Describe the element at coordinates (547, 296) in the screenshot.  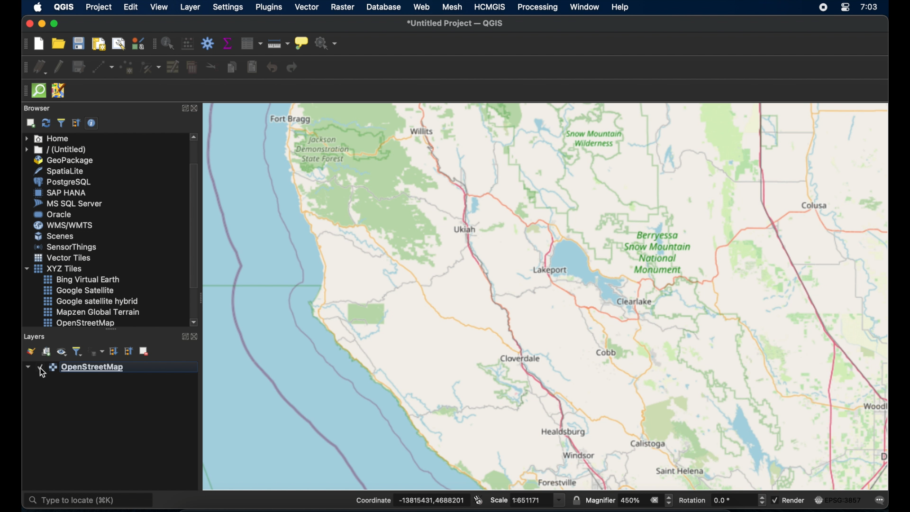
I see `openstreetmap` at that location.